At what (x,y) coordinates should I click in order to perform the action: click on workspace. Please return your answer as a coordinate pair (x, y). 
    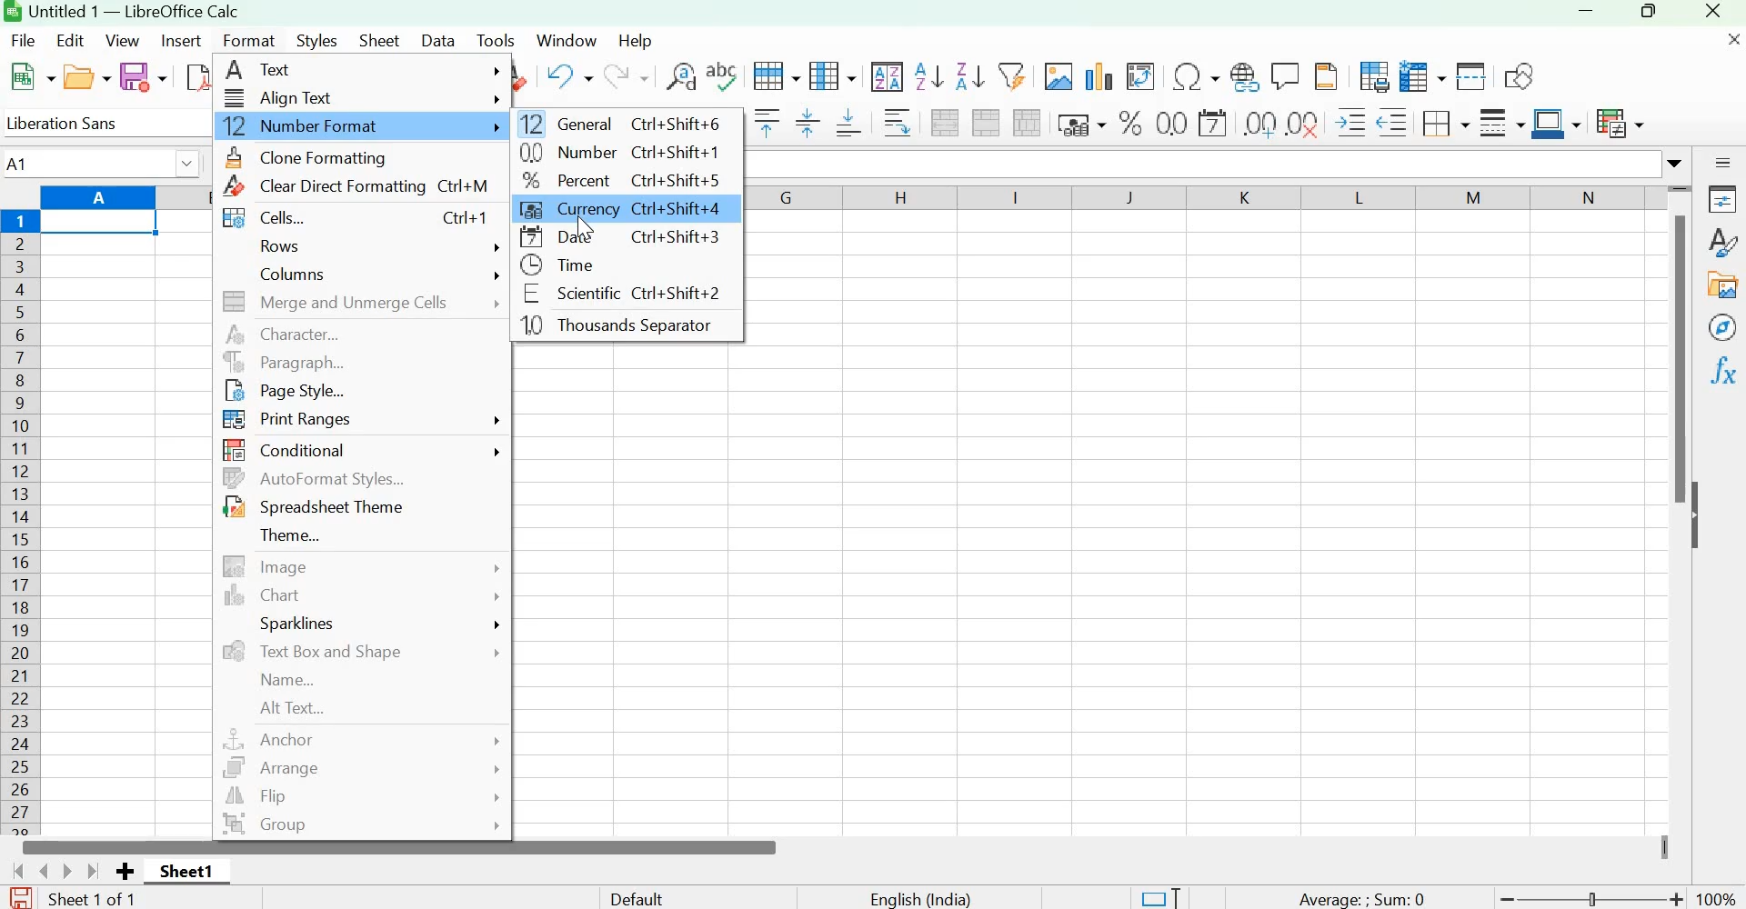
    Looking at the image, I should click on (633, 592).